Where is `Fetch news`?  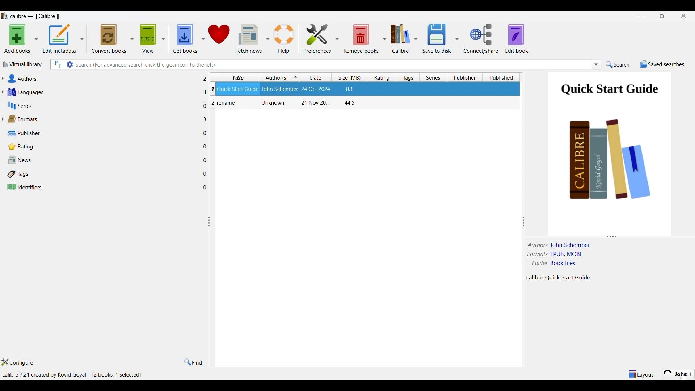 Fetch news is located at coordinates (248, 39).